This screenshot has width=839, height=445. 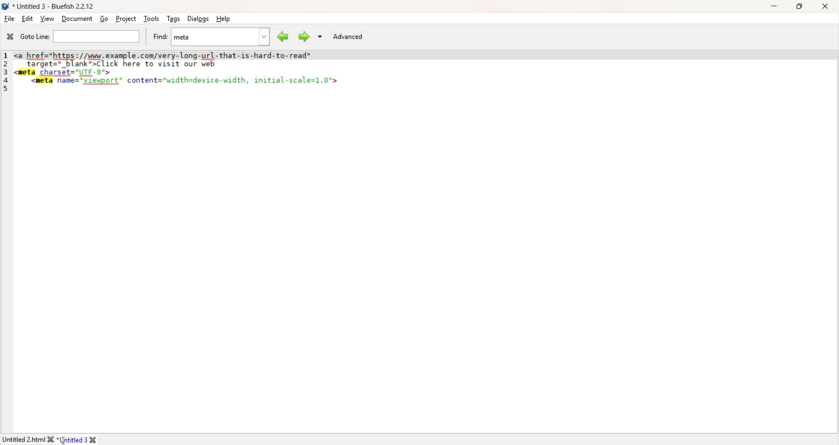 What do you see at coordinates (303, 37) in the screenshot?
I see `Find Next` at bounding box center [303, 37].